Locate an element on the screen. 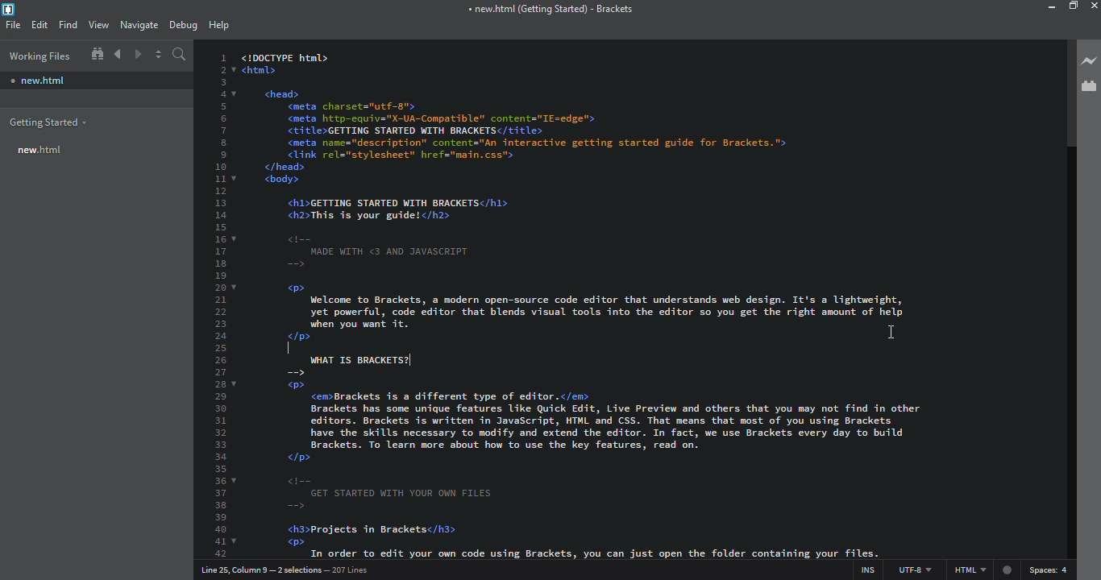 The width and height of the screenshot is (1101, 580). navigate back is located at coordinates (118, 54).